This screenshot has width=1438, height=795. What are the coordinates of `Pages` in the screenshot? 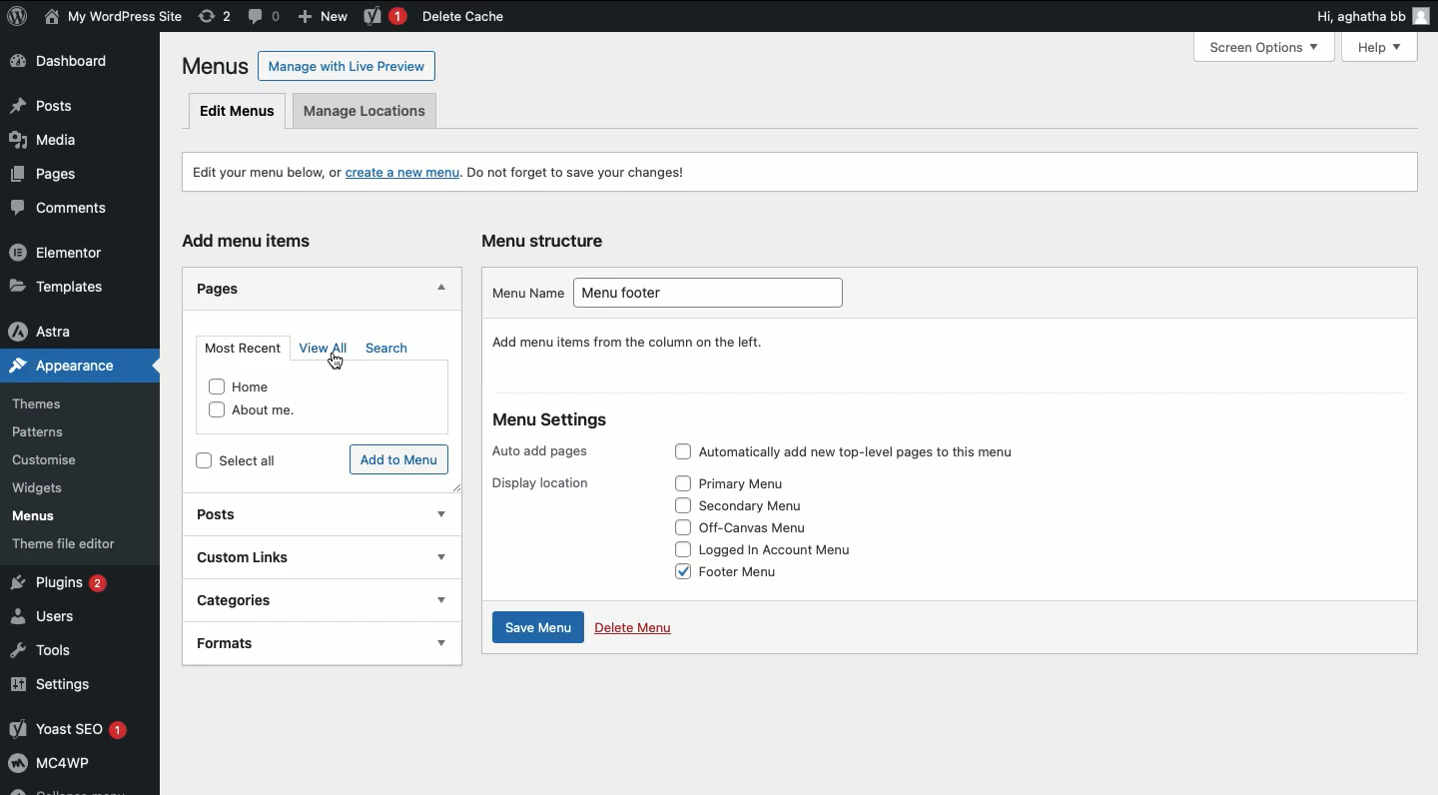 It's located at (43, 179).